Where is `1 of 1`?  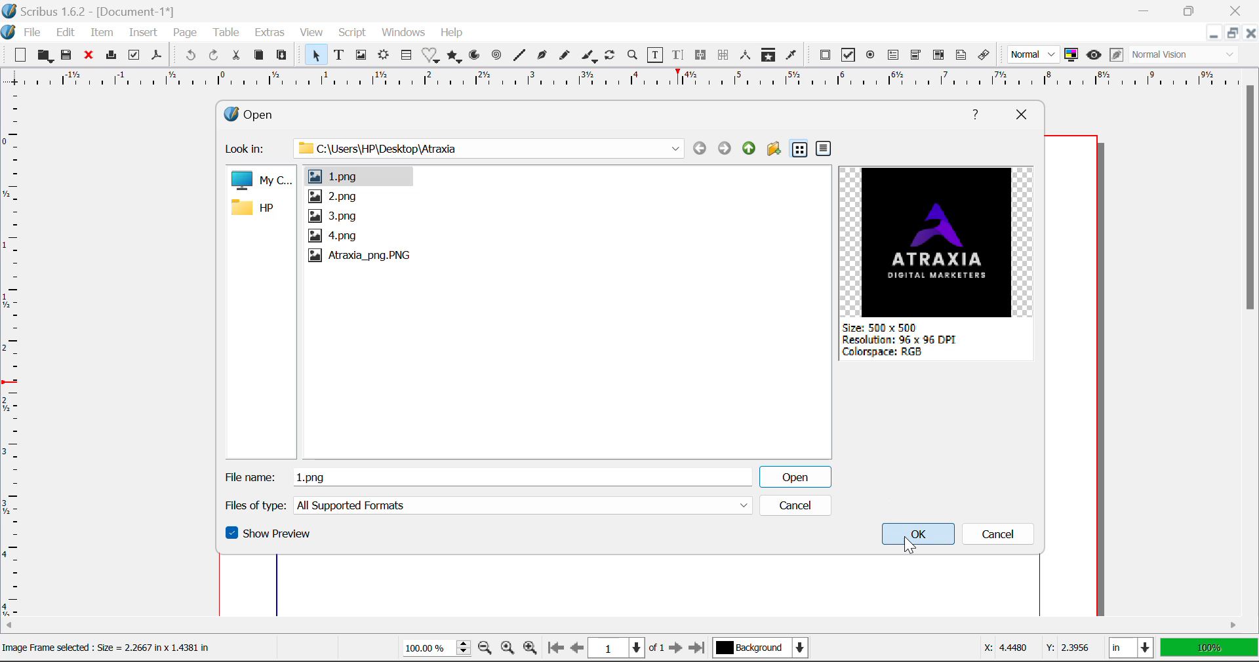 1 of 1 is located at coordinates (627, 648).